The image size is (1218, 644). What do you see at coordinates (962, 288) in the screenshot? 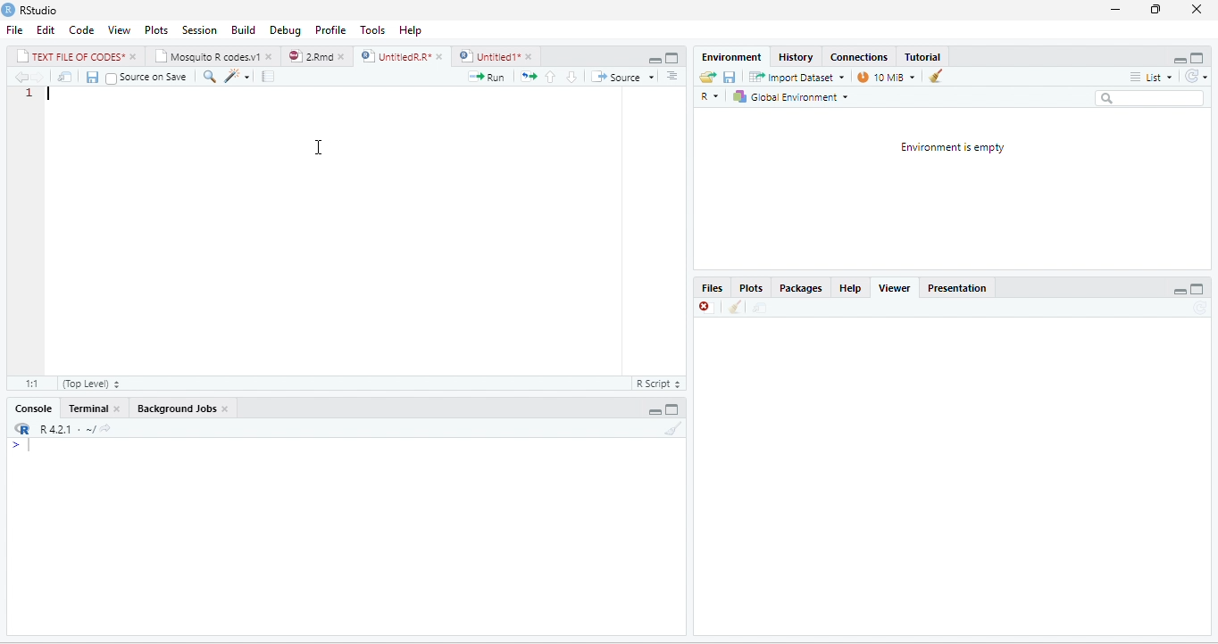
I see `Presentation` at bounding box center [962, 288].